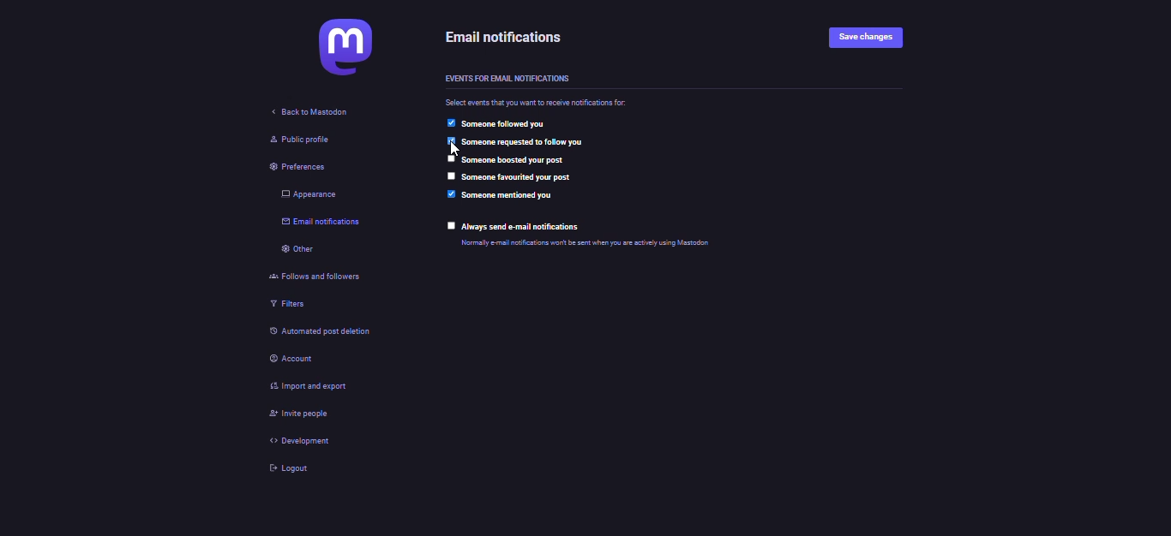  I want to click on import & export, so click(302, 384).